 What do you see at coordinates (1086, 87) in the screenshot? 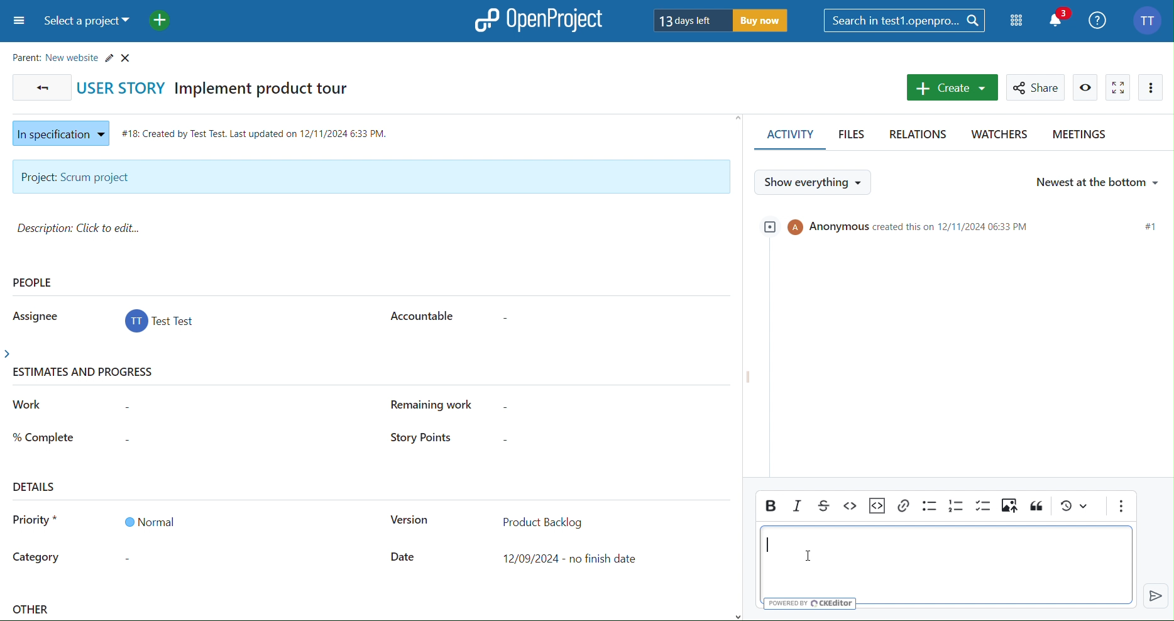
I see `View` at bounding box center [1086, 87].